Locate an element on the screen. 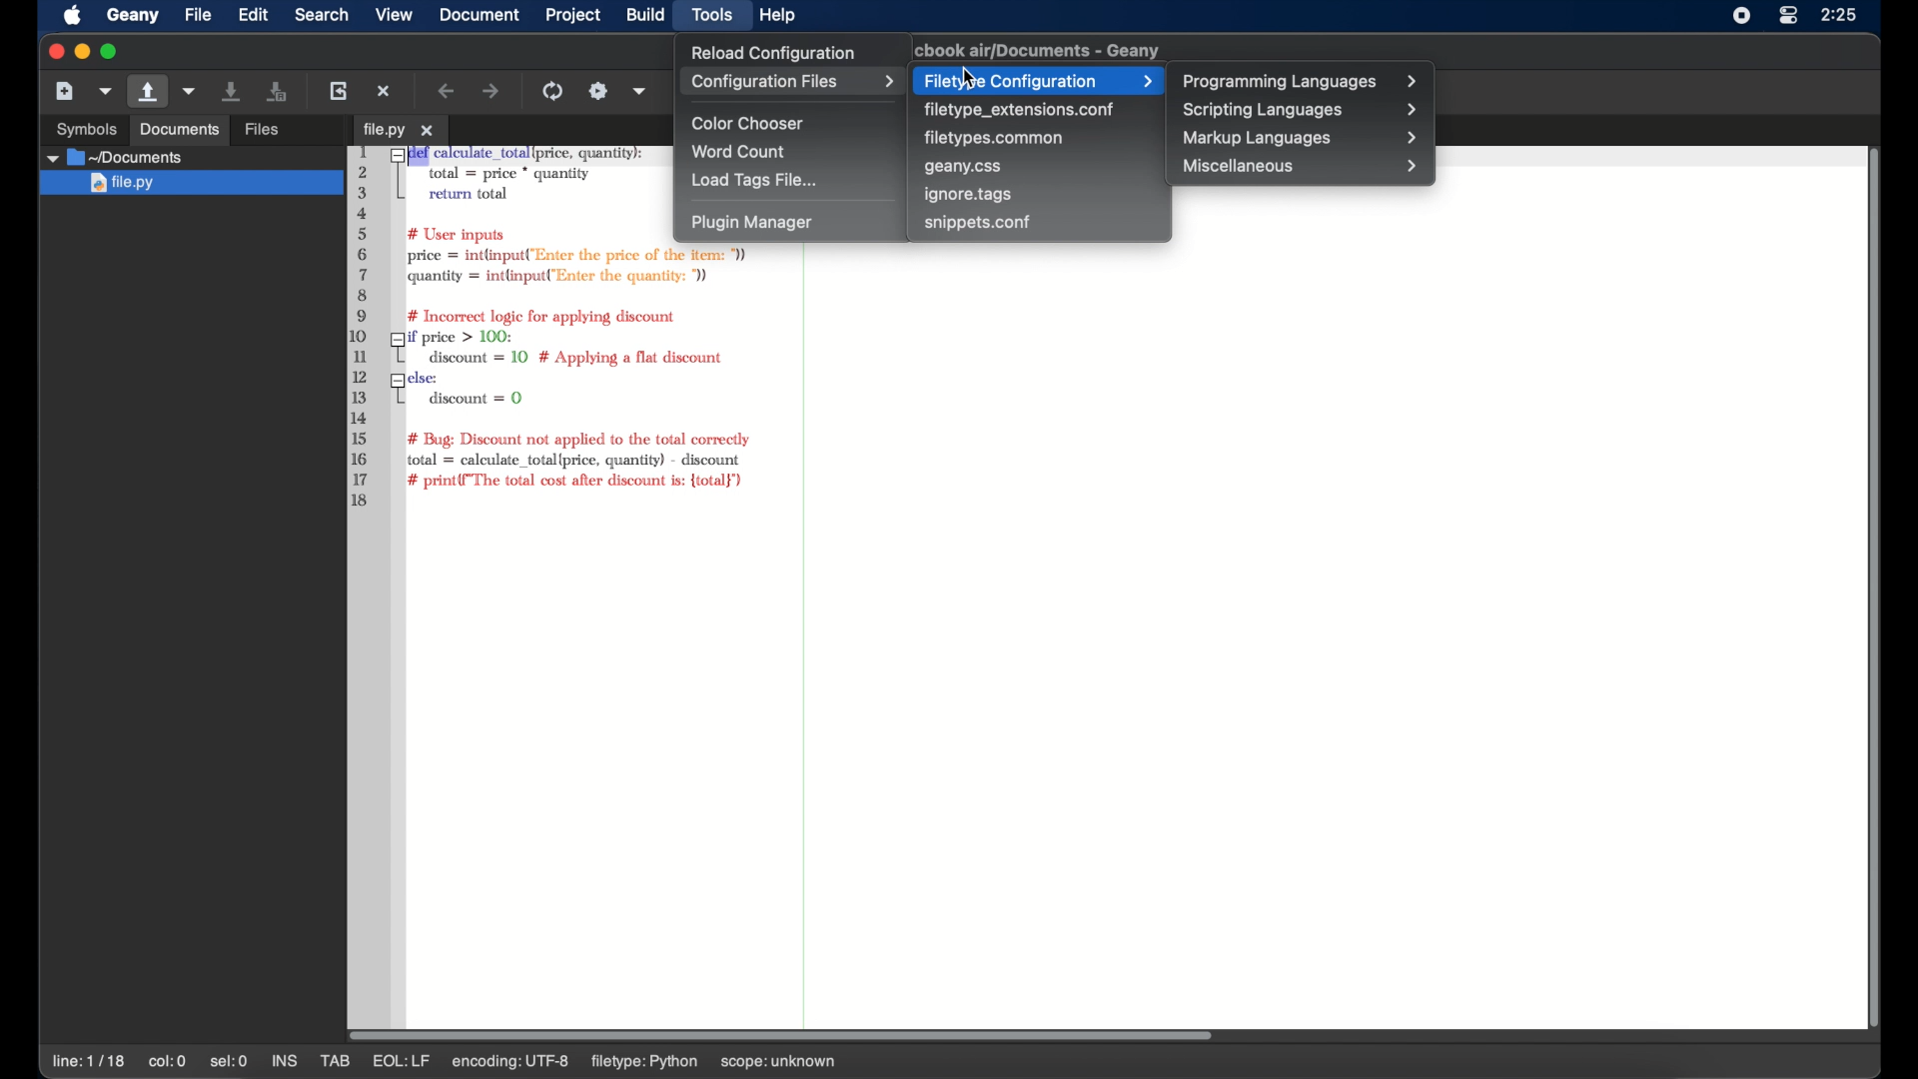 This screenshot has width=1918, height=1079. miscellaneous is located at coordinates (1302, 166).